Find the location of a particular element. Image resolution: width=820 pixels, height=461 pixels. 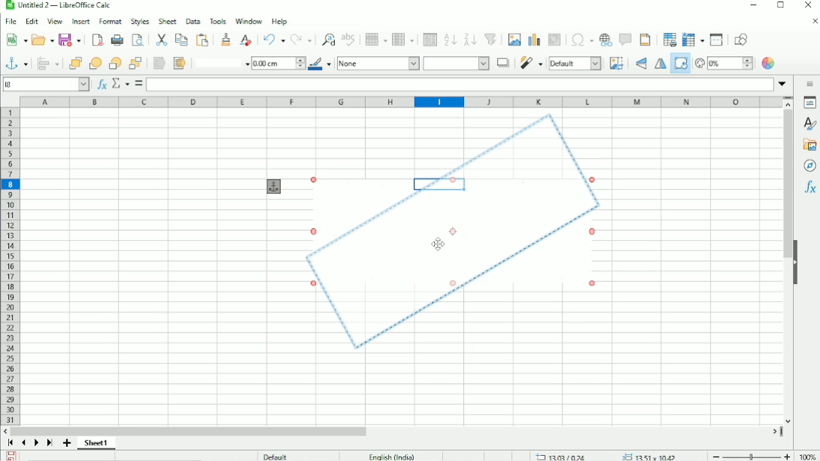

Redo is located at coordinates (301, 40).